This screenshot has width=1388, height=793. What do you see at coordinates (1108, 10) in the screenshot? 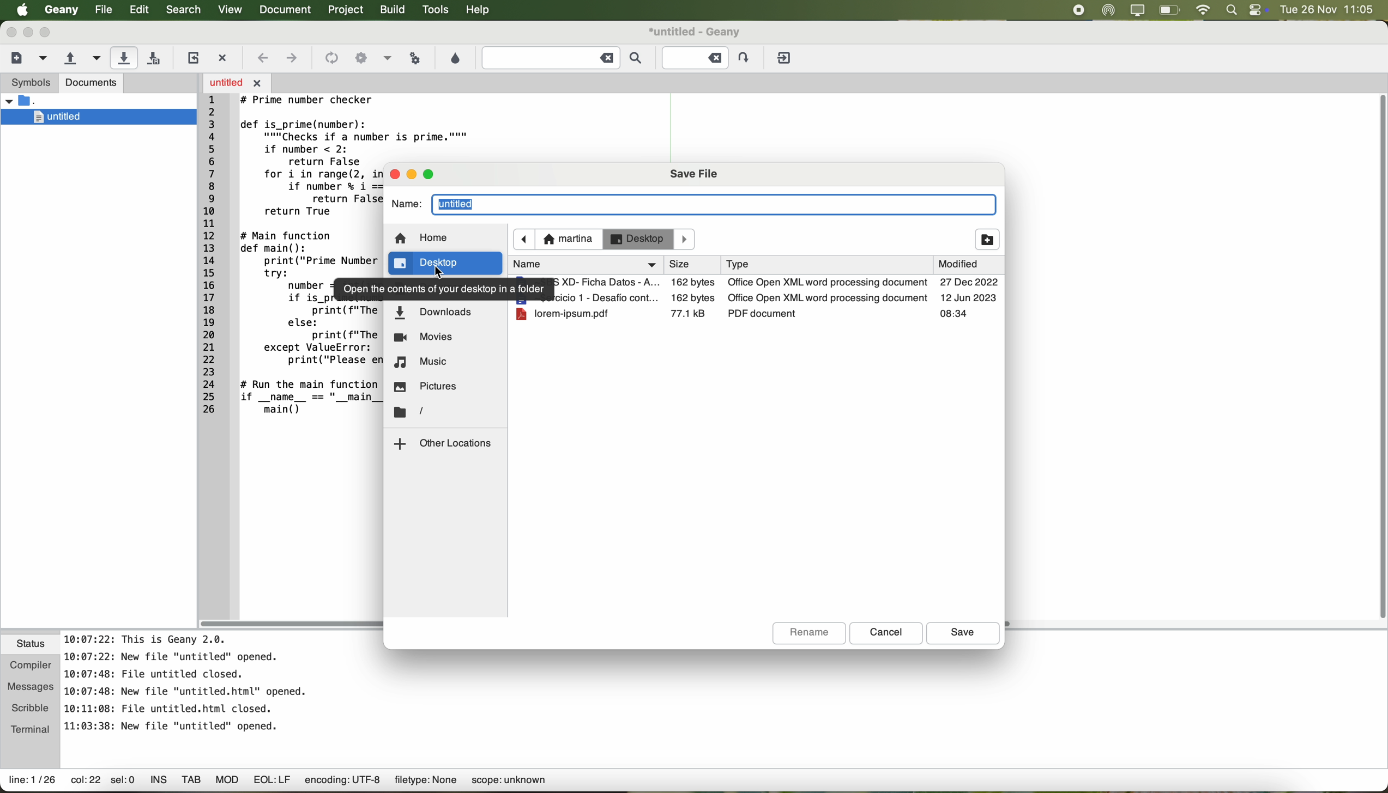
I see `airdrop` at bounding box center [1108, 10].